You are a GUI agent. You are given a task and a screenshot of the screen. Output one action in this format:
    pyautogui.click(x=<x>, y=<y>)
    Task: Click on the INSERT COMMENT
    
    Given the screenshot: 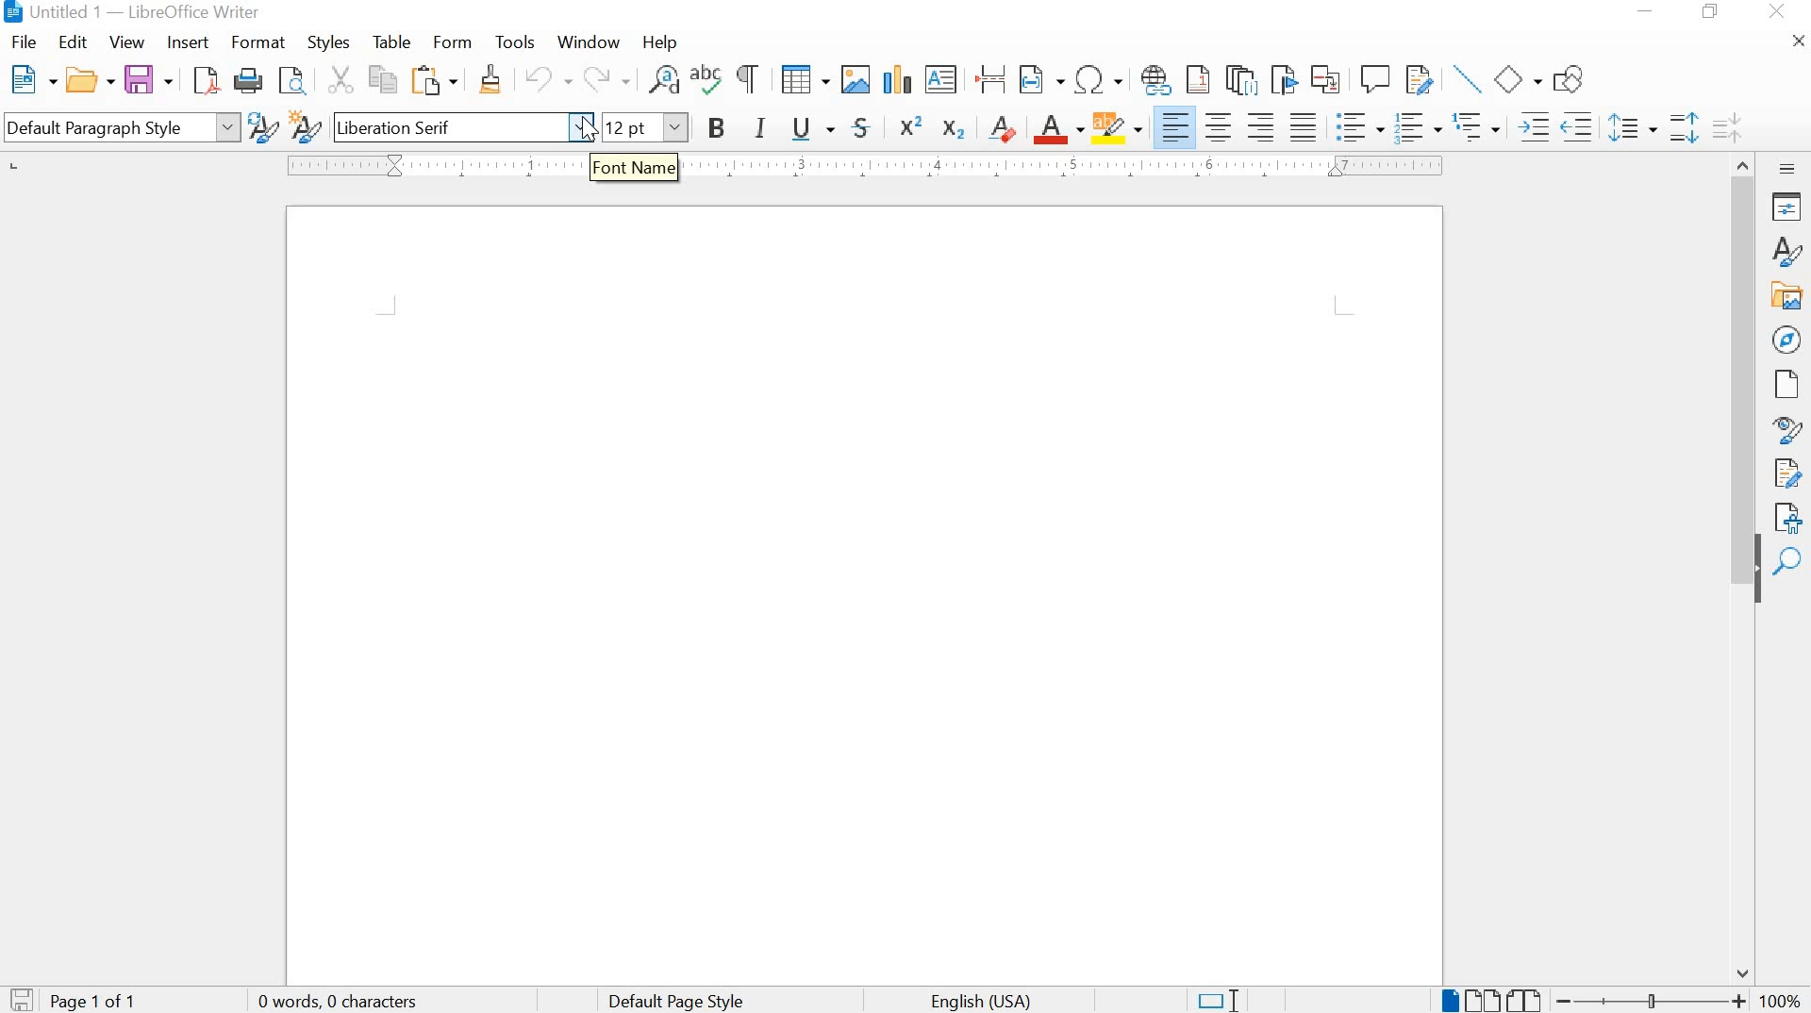 What is the action you would take?
    pyautogui.click(x=1376, y=79)
    